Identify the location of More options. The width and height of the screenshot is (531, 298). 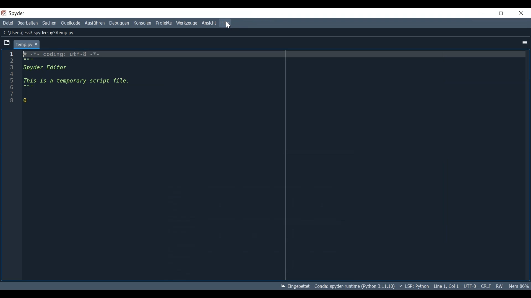
(524, 42).